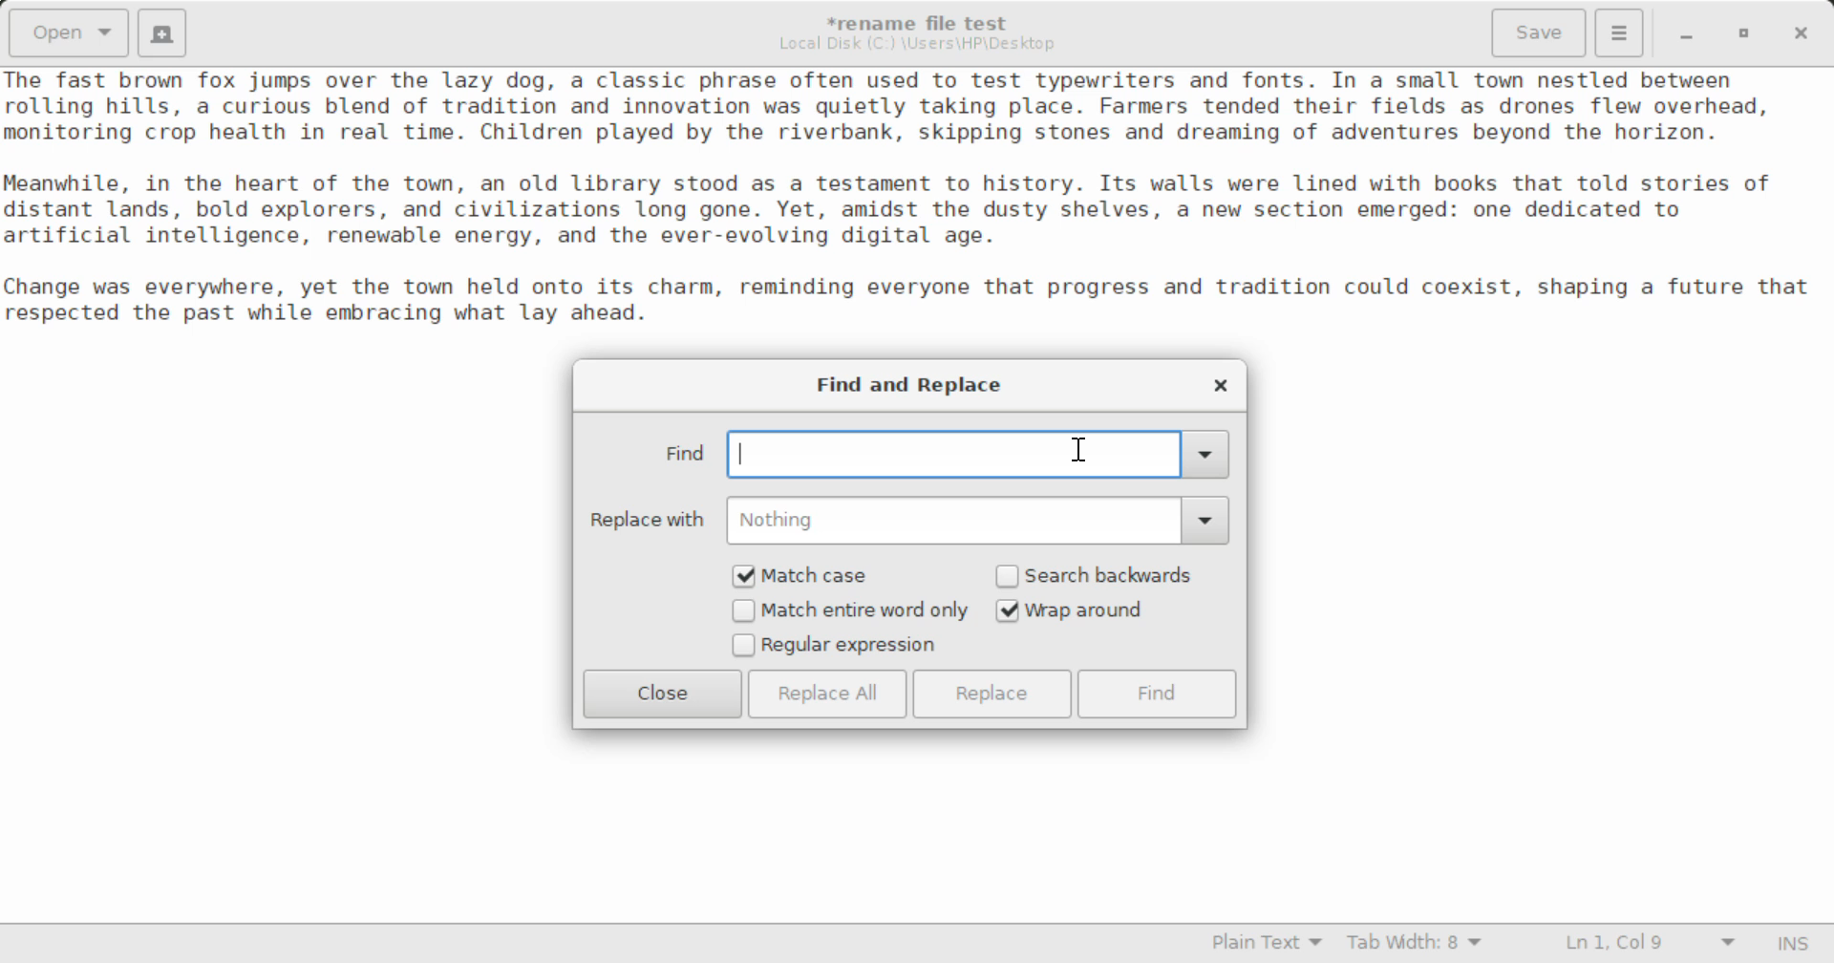 The height and width of the screenshot is (963, 1834). Describe the element at coordinates (911, 386) in the screenshot. I see `Find and Replace Window Heading` at that location.